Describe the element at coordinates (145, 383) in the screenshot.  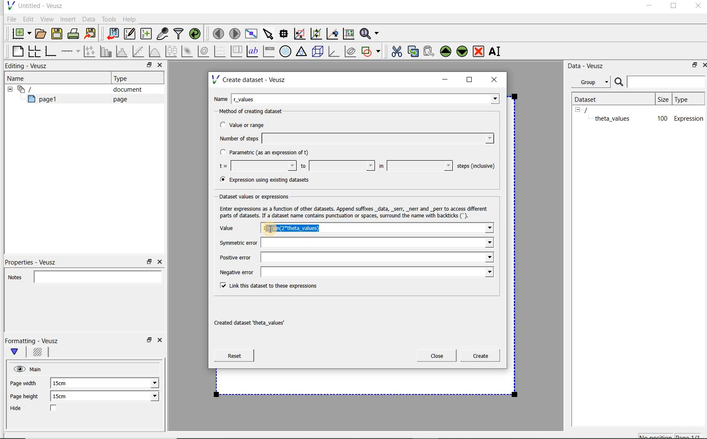
I see `Page width dropdown` at that location.